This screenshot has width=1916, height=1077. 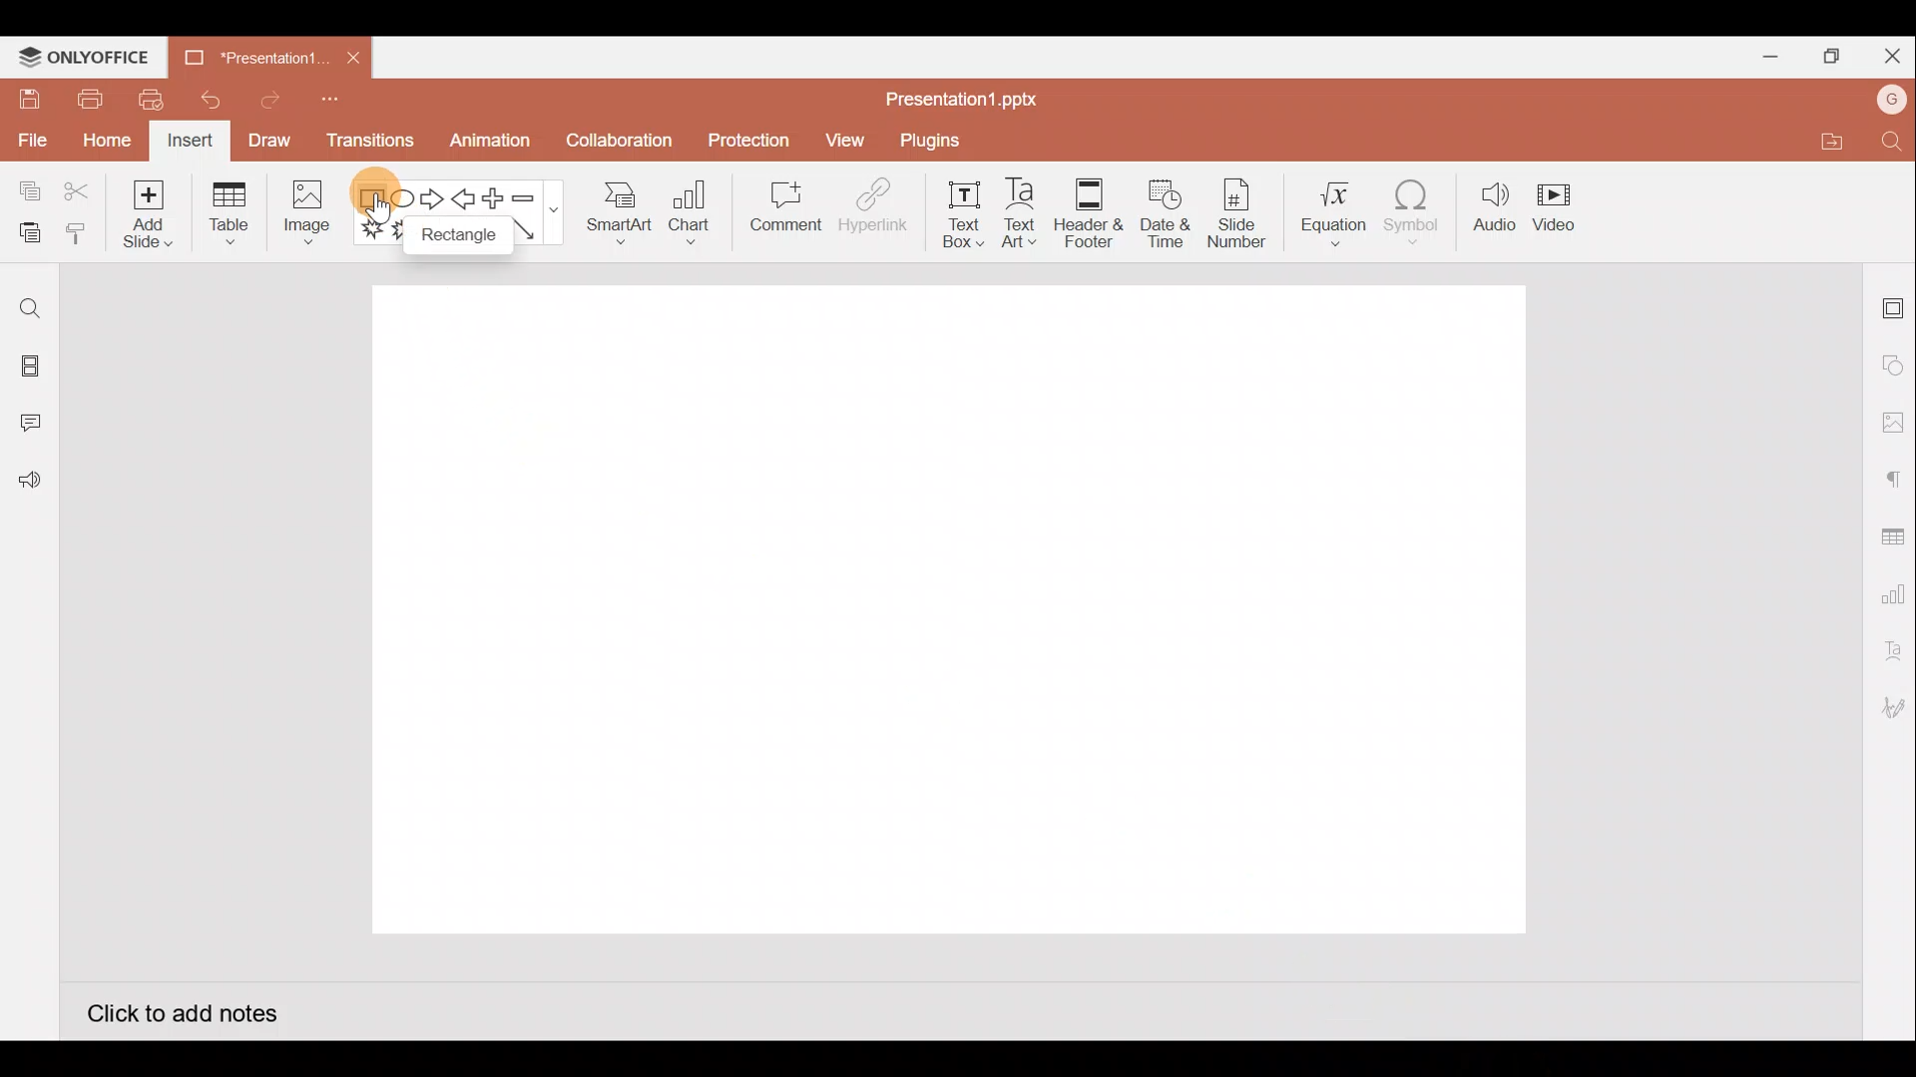 What do you see at coordinates (29, 486) in the screenshot?
I see `Feedback and Support` at bounding box center [29, 486].